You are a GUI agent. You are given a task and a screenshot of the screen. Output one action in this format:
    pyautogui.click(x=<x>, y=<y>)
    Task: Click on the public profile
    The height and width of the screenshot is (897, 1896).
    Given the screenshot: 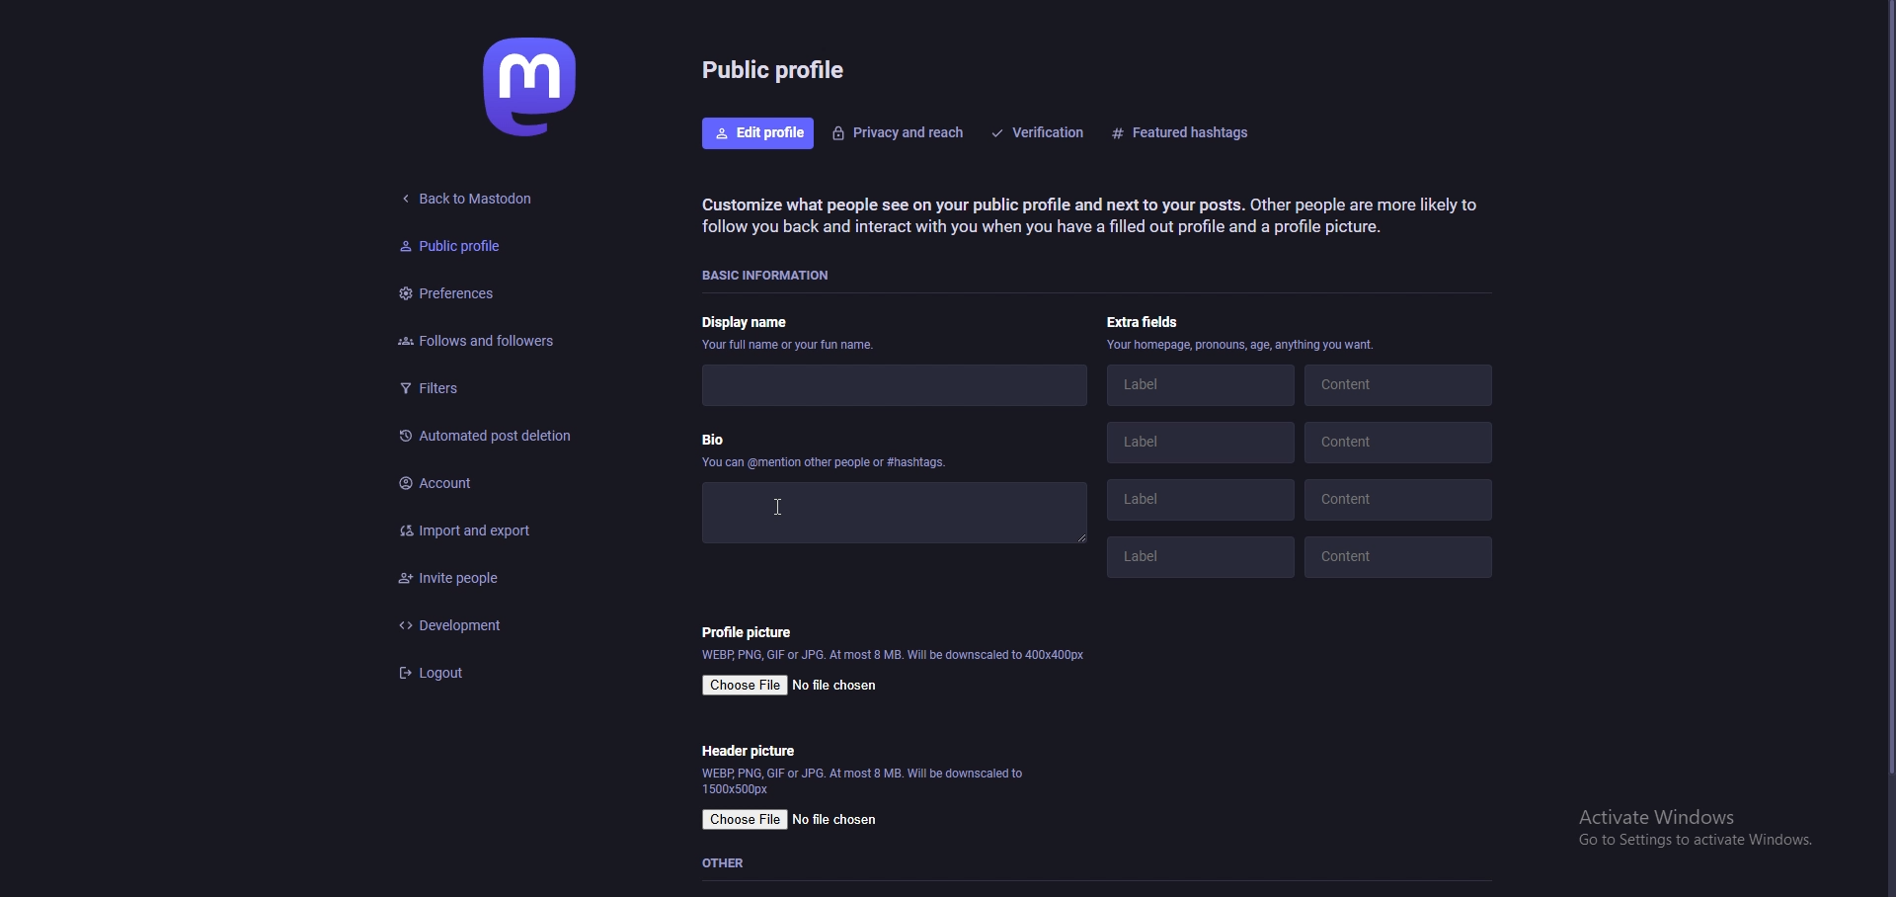 What is the action you would take?
    pyautogui.click(x=777, y=68)
    